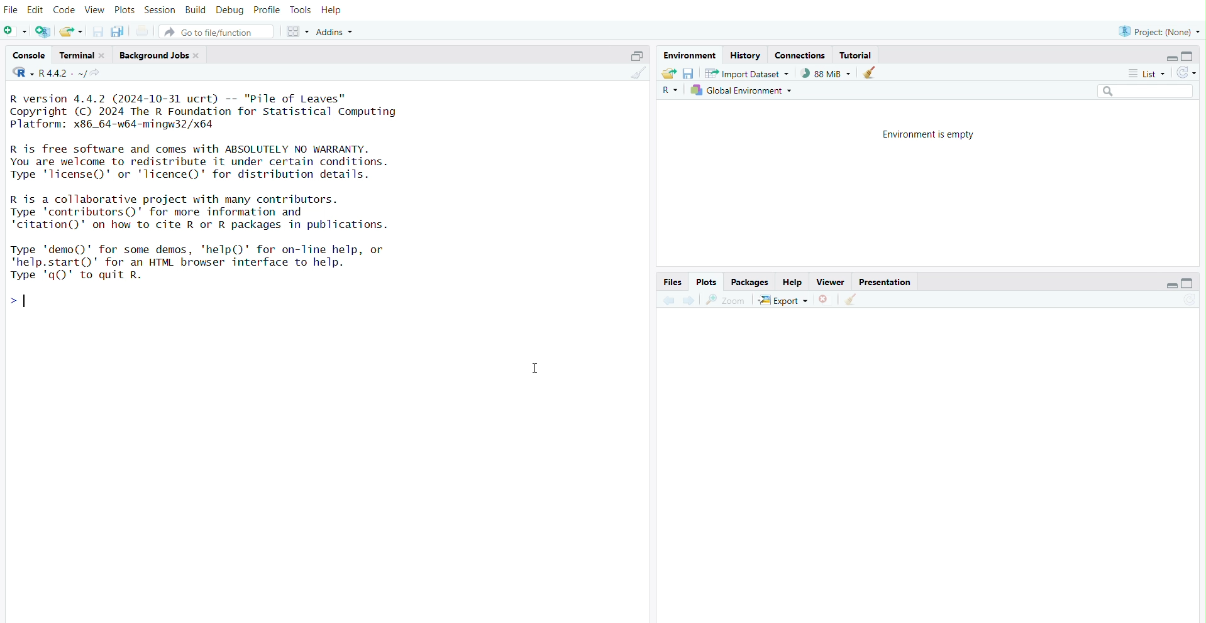 This screenshot has height=623, width=1206. I want to click on new file, so click(15, 31).